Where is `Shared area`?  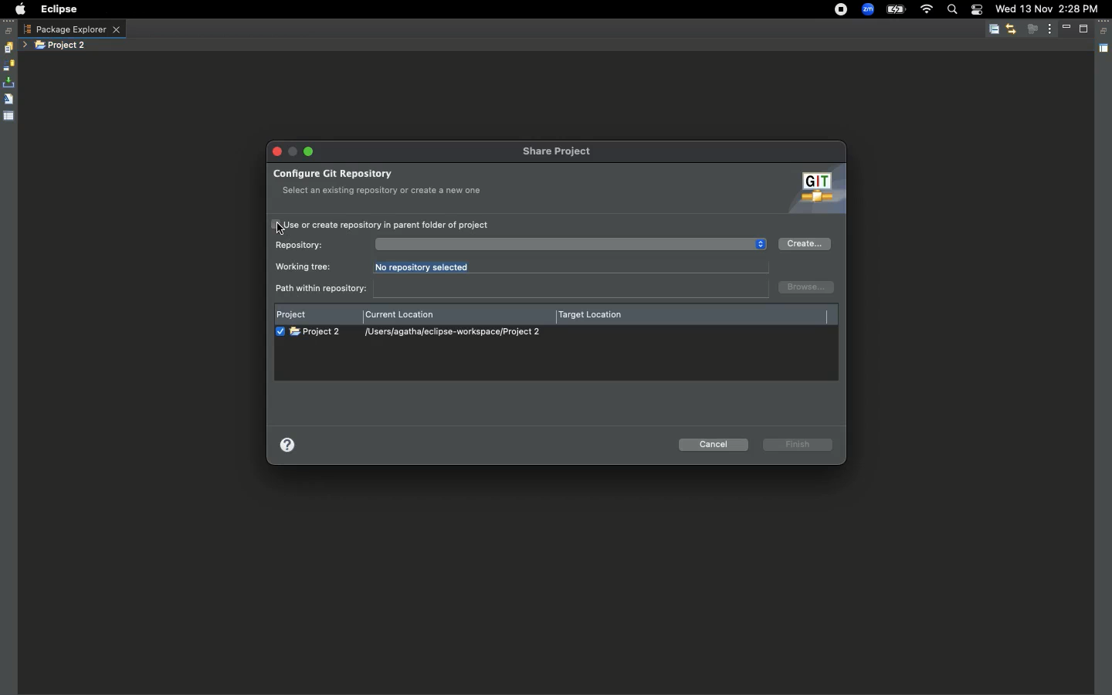
Shared area is located at coordinates (1103, 51).